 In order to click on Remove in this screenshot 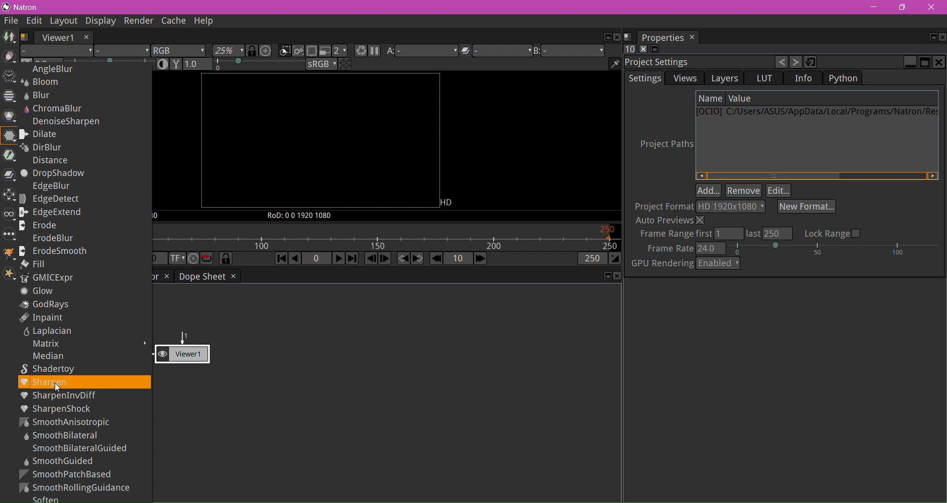, I will do `click(744, 191)`.